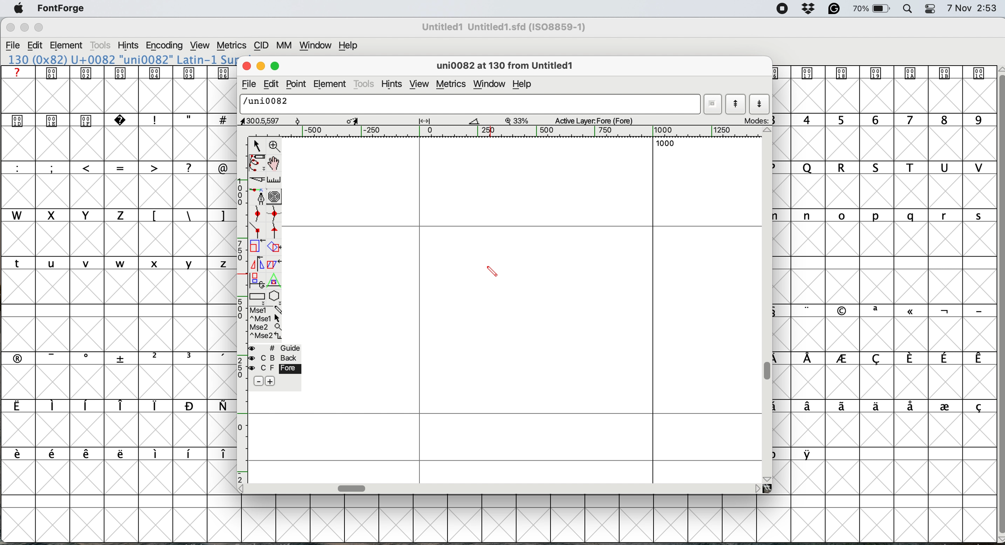 Image resolution: width=1005 pixels, height=545 pixels. Describe the element at coordinates (595, 122) in the screenshot. I see `active layers` at that location.